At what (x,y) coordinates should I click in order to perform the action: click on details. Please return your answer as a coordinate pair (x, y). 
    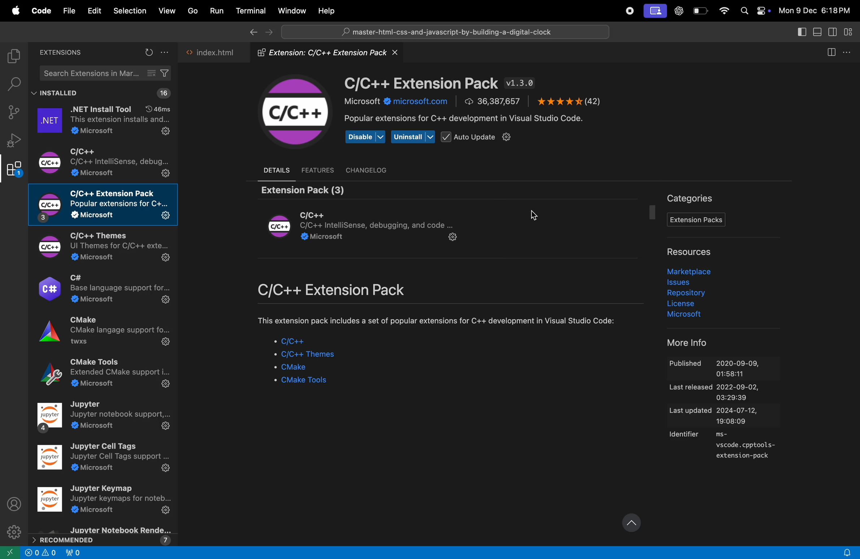
    Looking at the image, I should click on (279, 169).